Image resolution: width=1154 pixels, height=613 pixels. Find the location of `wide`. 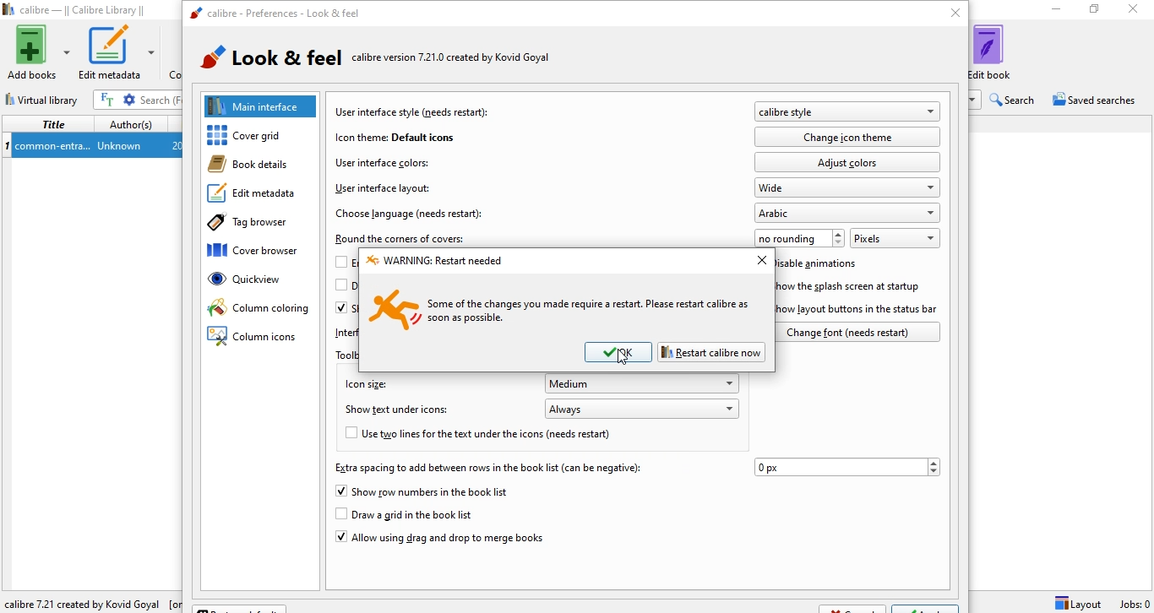

wide is located at coordinates (848, 187).